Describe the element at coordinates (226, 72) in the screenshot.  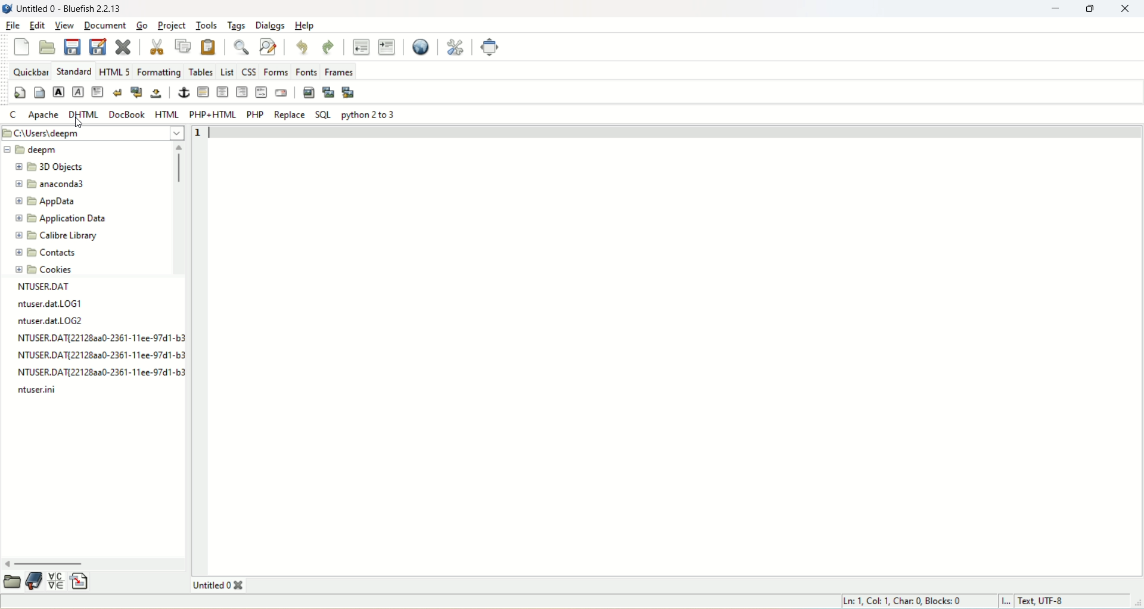
I see `list` at that location.